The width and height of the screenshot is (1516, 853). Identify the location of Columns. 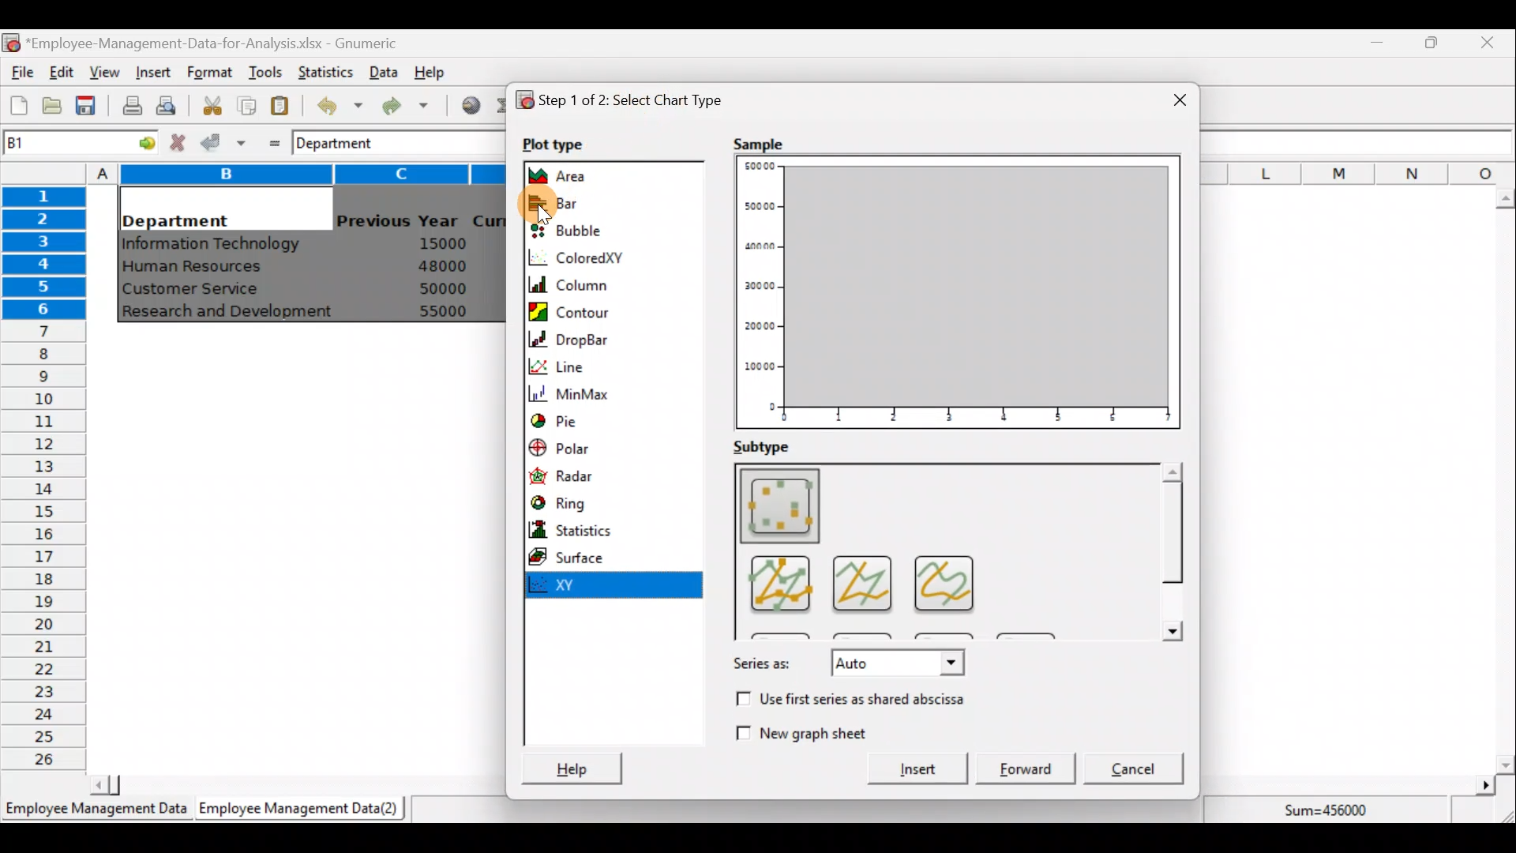
(290, 172).